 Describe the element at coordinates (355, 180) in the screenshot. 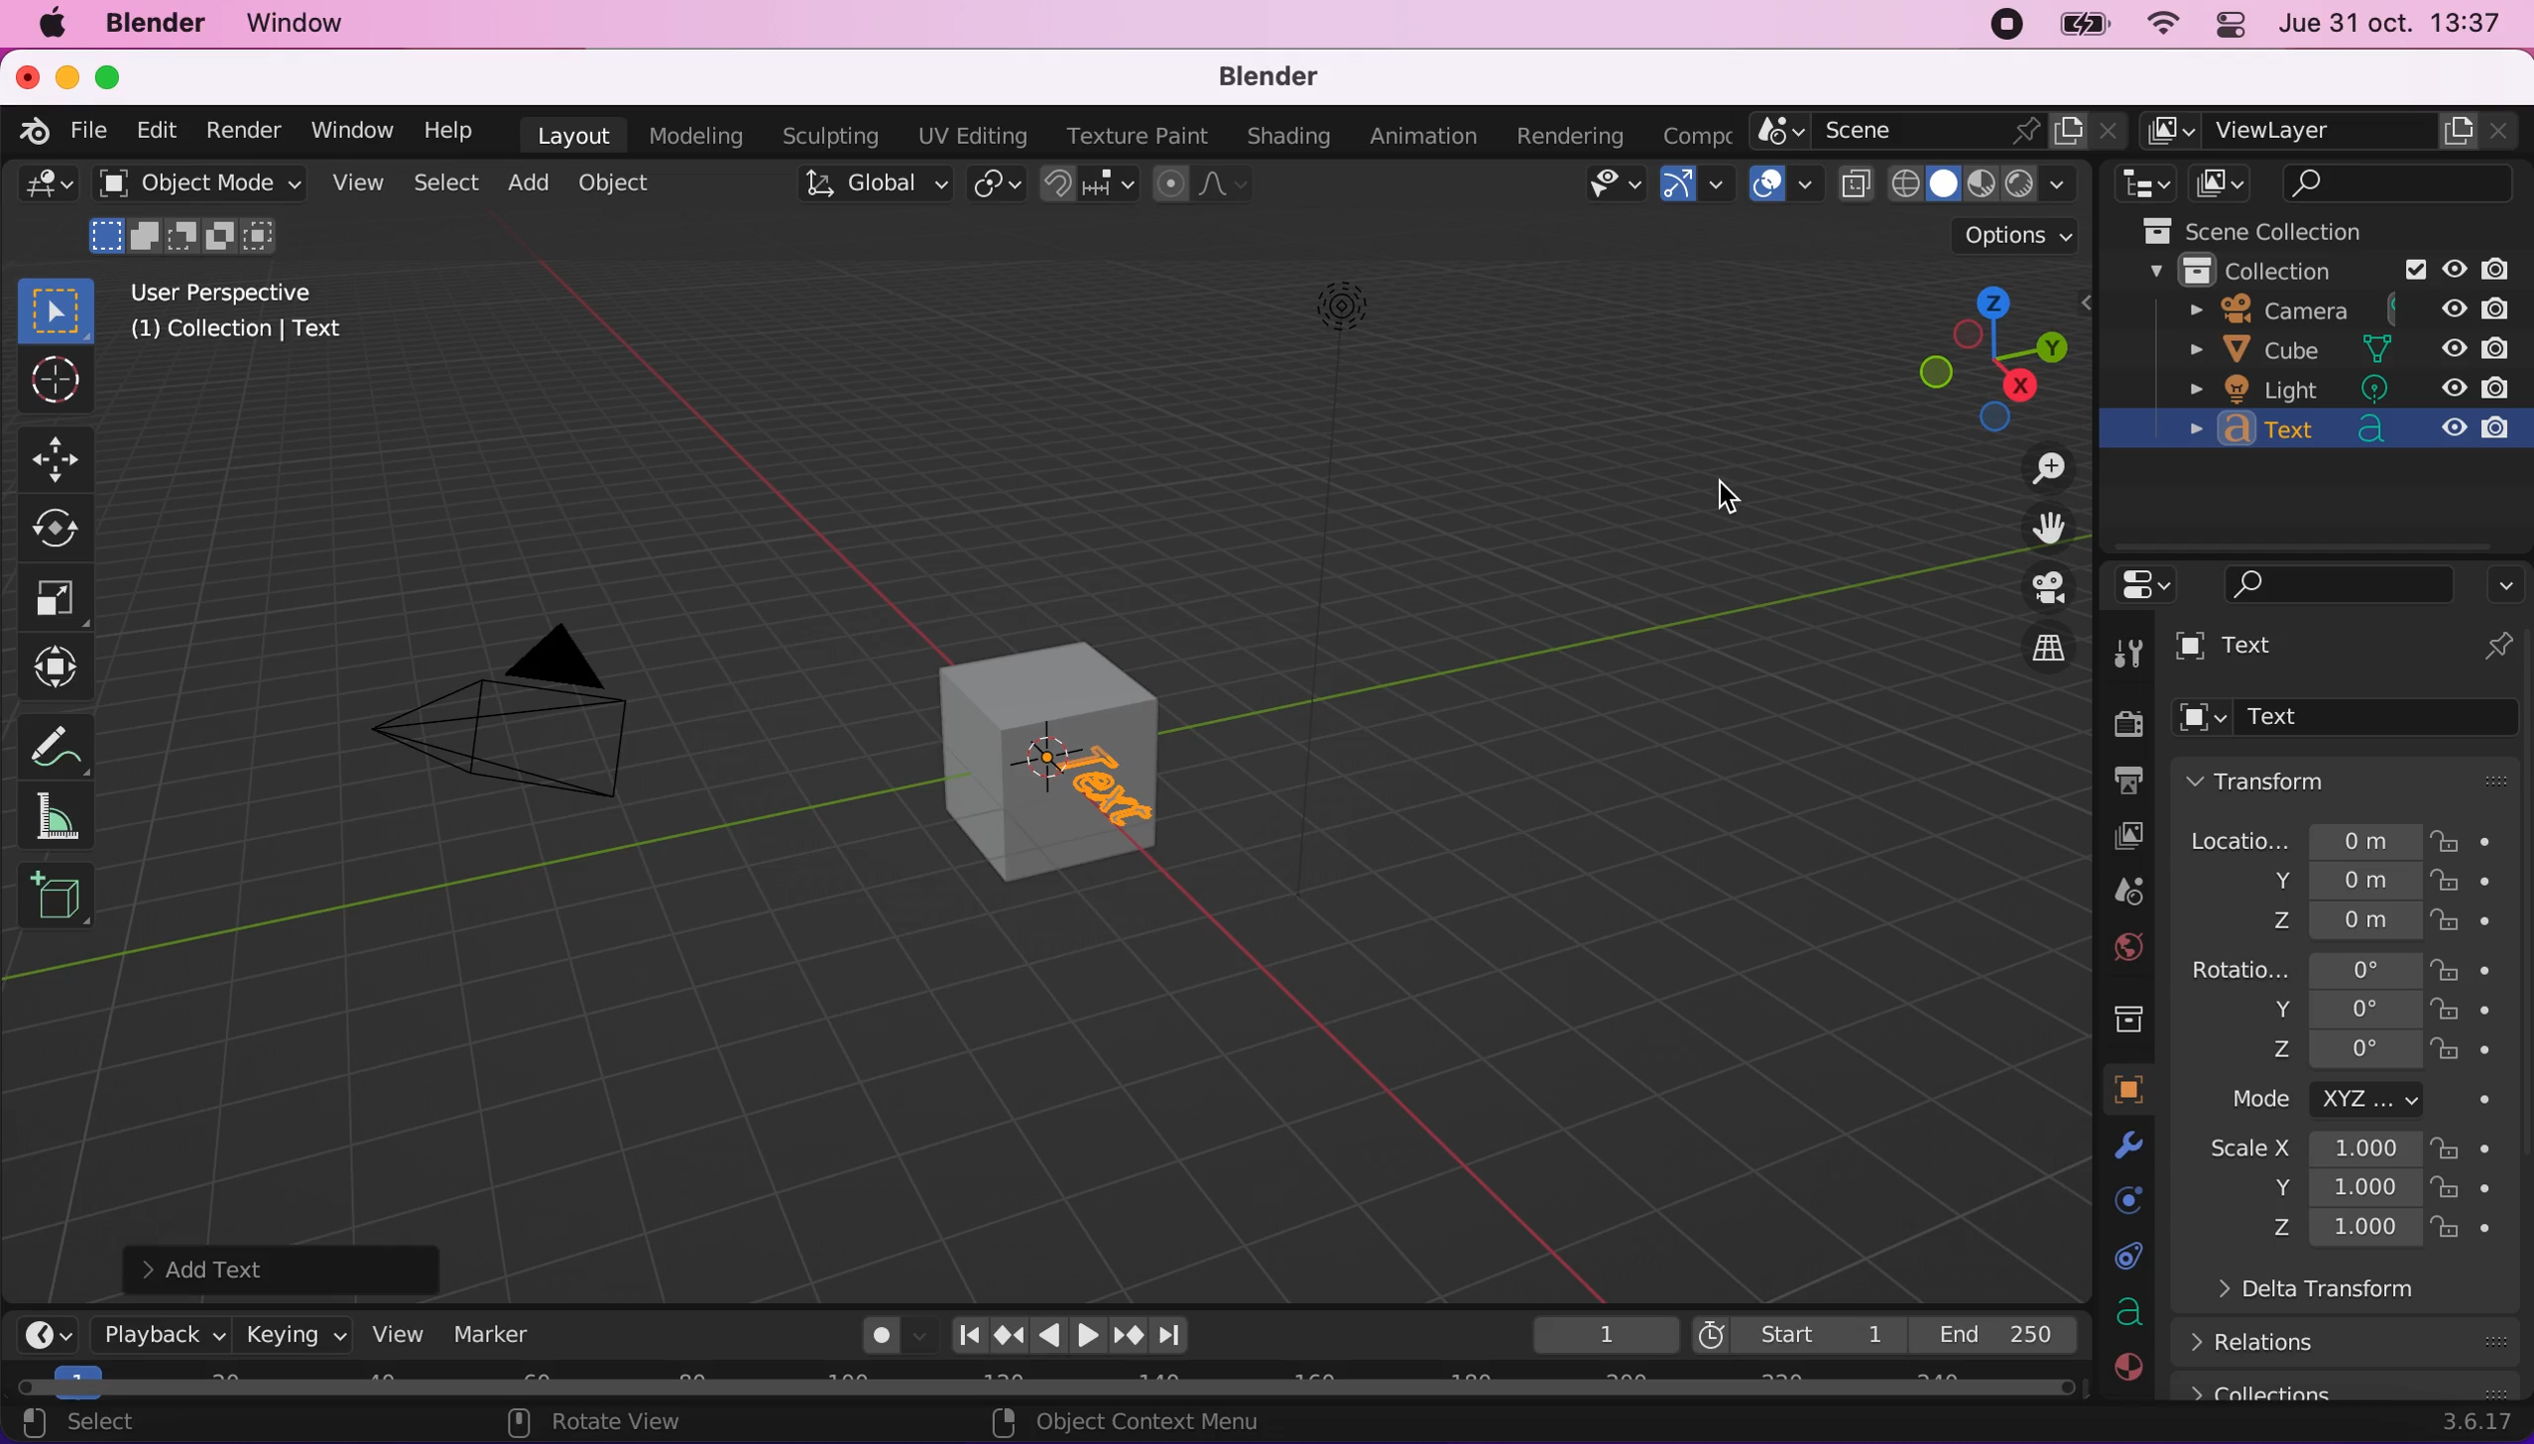

I see `view` at that location.